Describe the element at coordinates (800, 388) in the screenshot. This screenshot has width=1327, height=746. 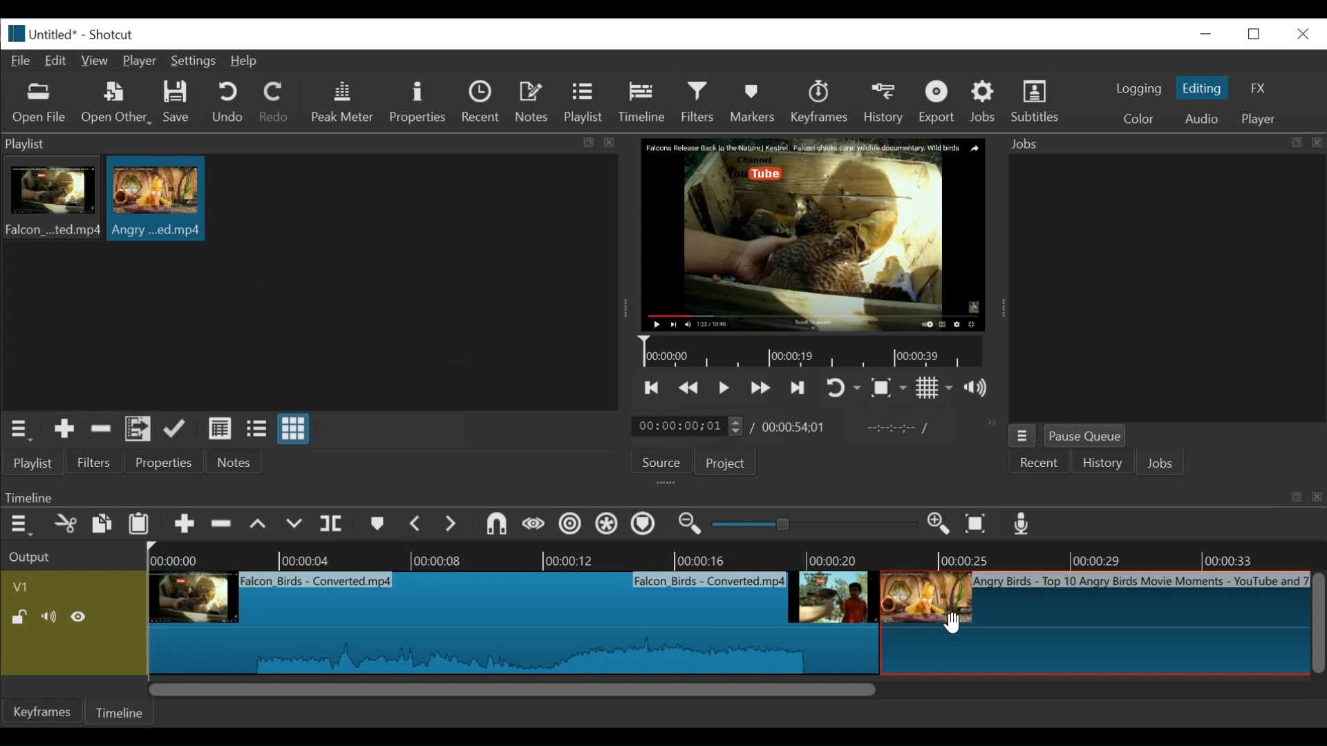
I see `skip to the next point` at that location.